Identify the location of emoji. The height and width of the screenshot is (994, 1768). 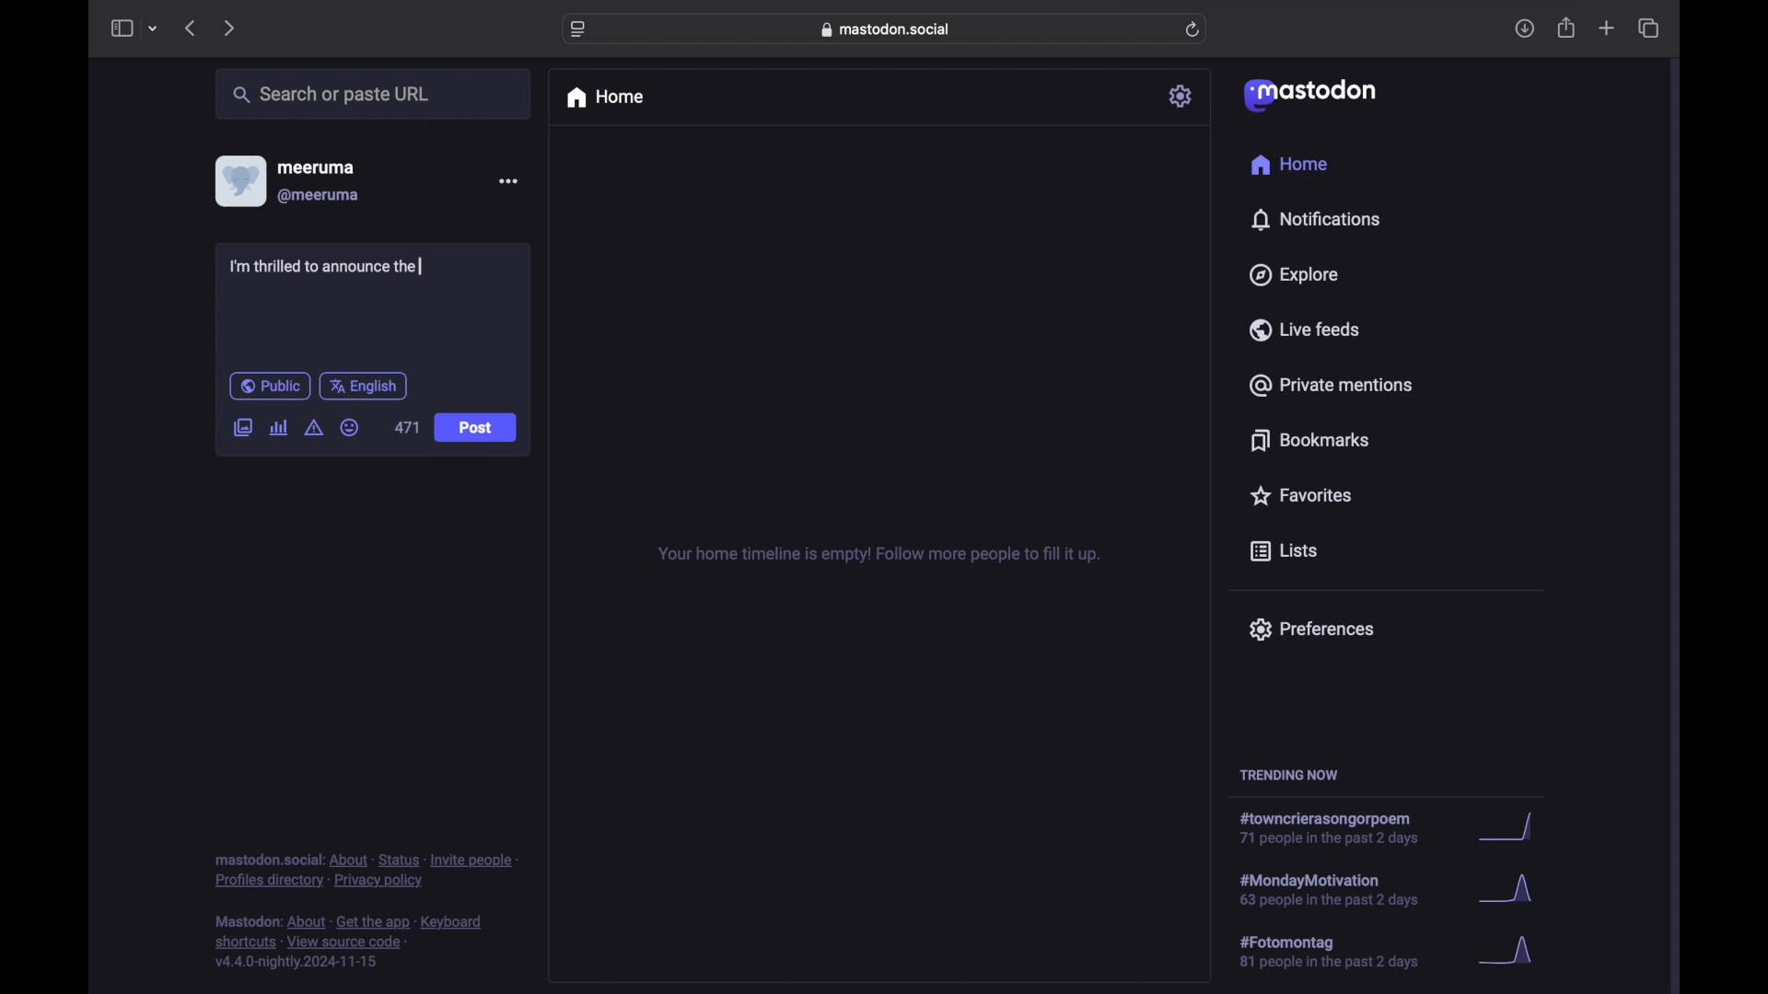
(349, 427).